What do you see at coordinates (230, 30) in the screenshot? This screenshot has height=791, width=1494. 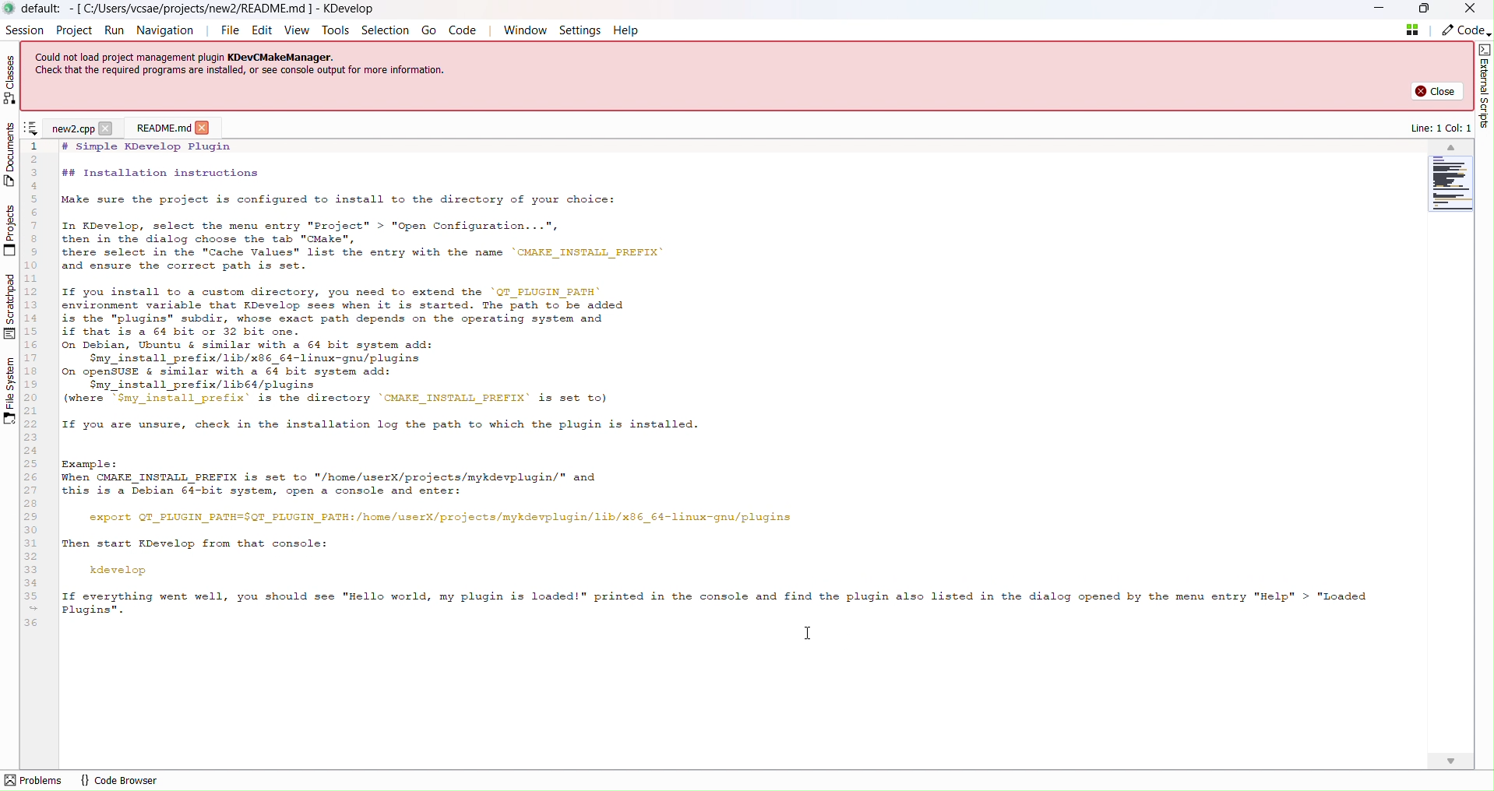 I see `File` at bounding box center [230, 30].